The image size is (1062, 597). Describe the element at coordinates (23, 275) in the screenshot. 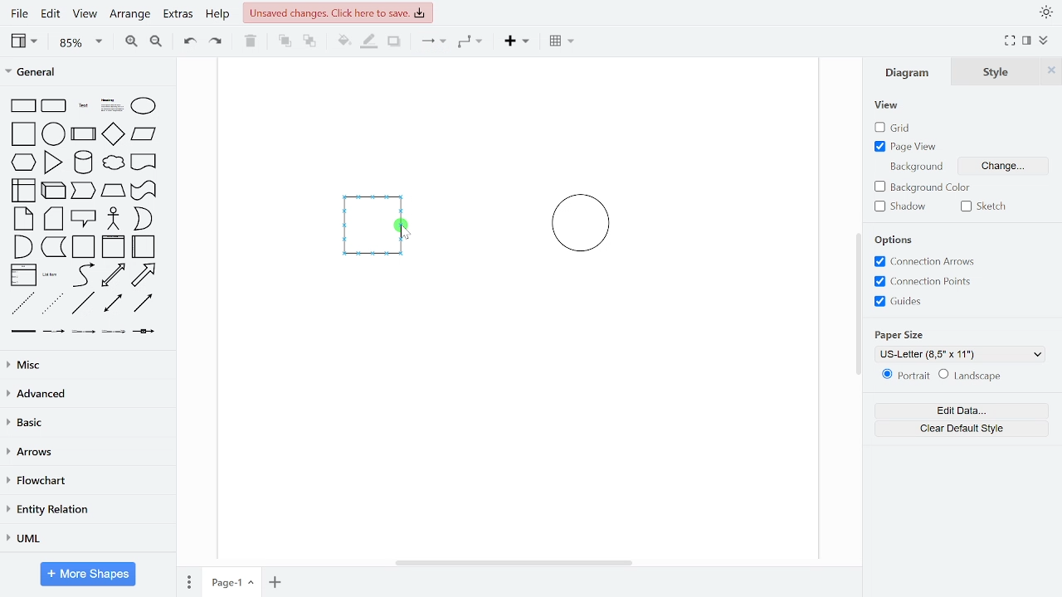

I see `list` at that location.